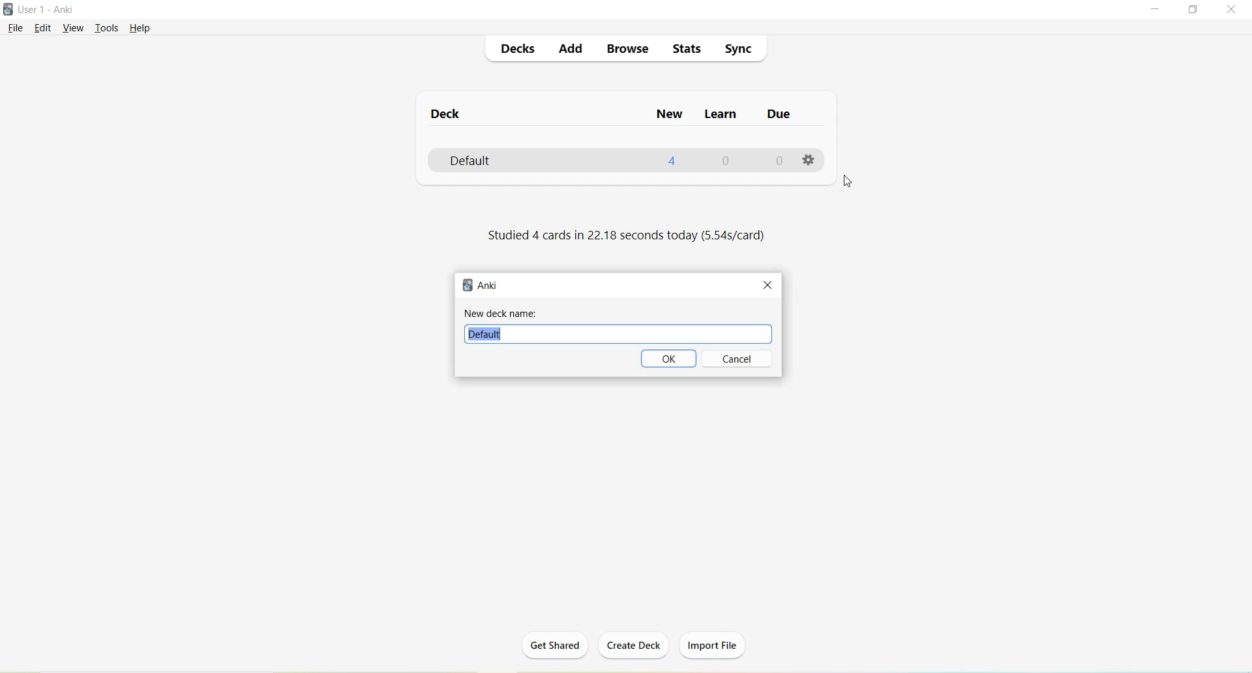 Image resolution: width=1252 pixels, height=673 pixels. Describe the element at coordinates (446, 116) in the screenshot. I see `Deck` at that location.